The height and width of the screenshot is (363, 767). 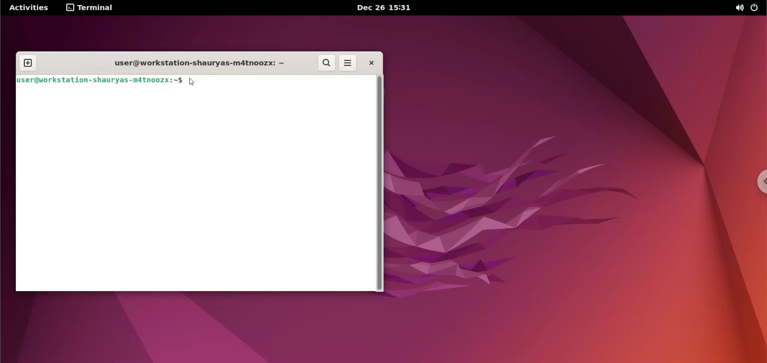 I want to click on terminal, so click(x=92, y=9).